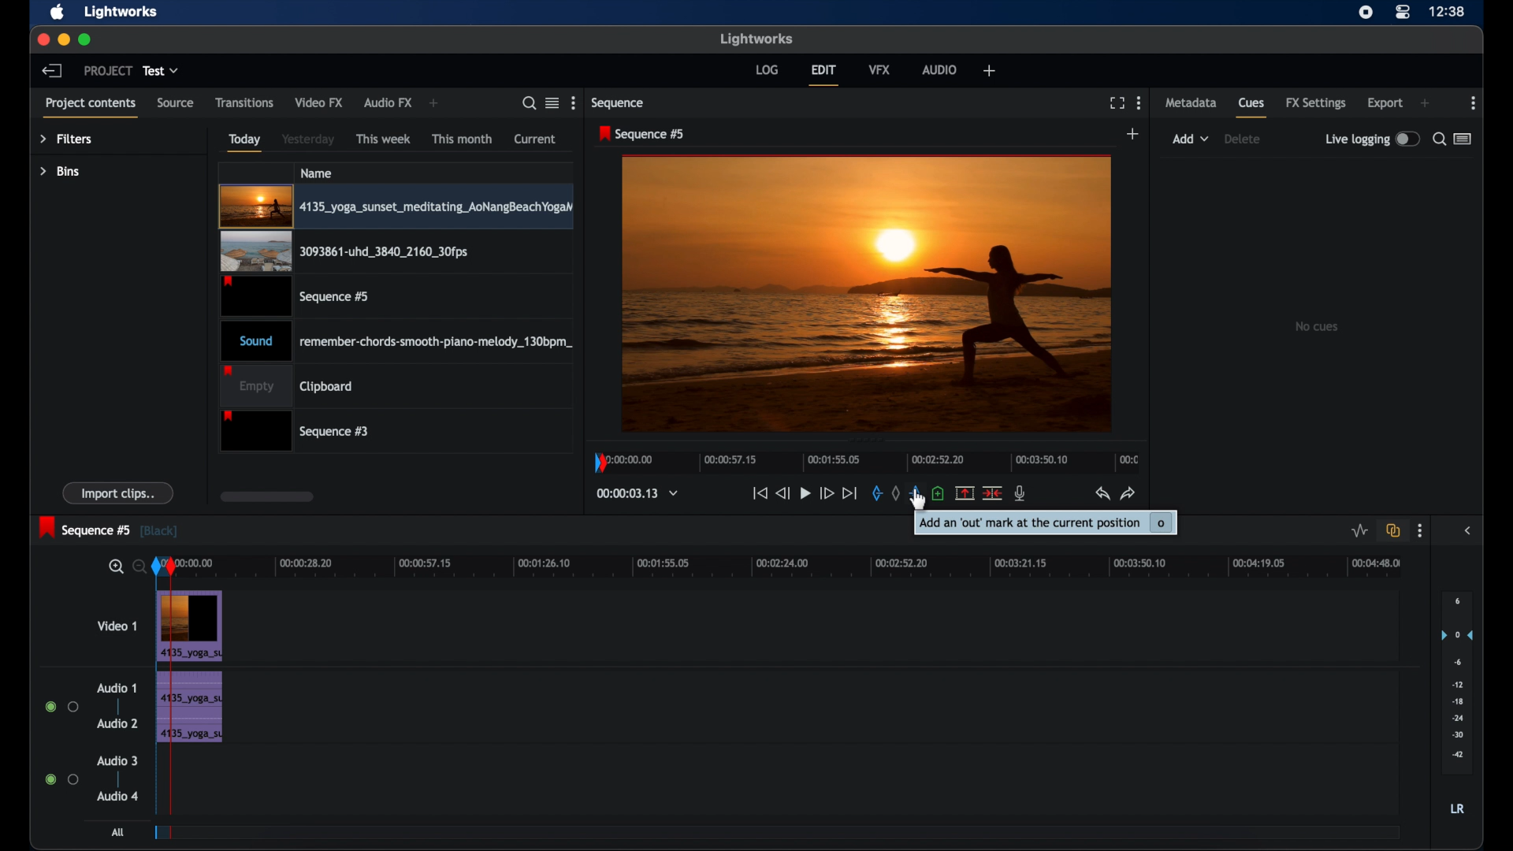  I want to click on pause , so click(805, 493).